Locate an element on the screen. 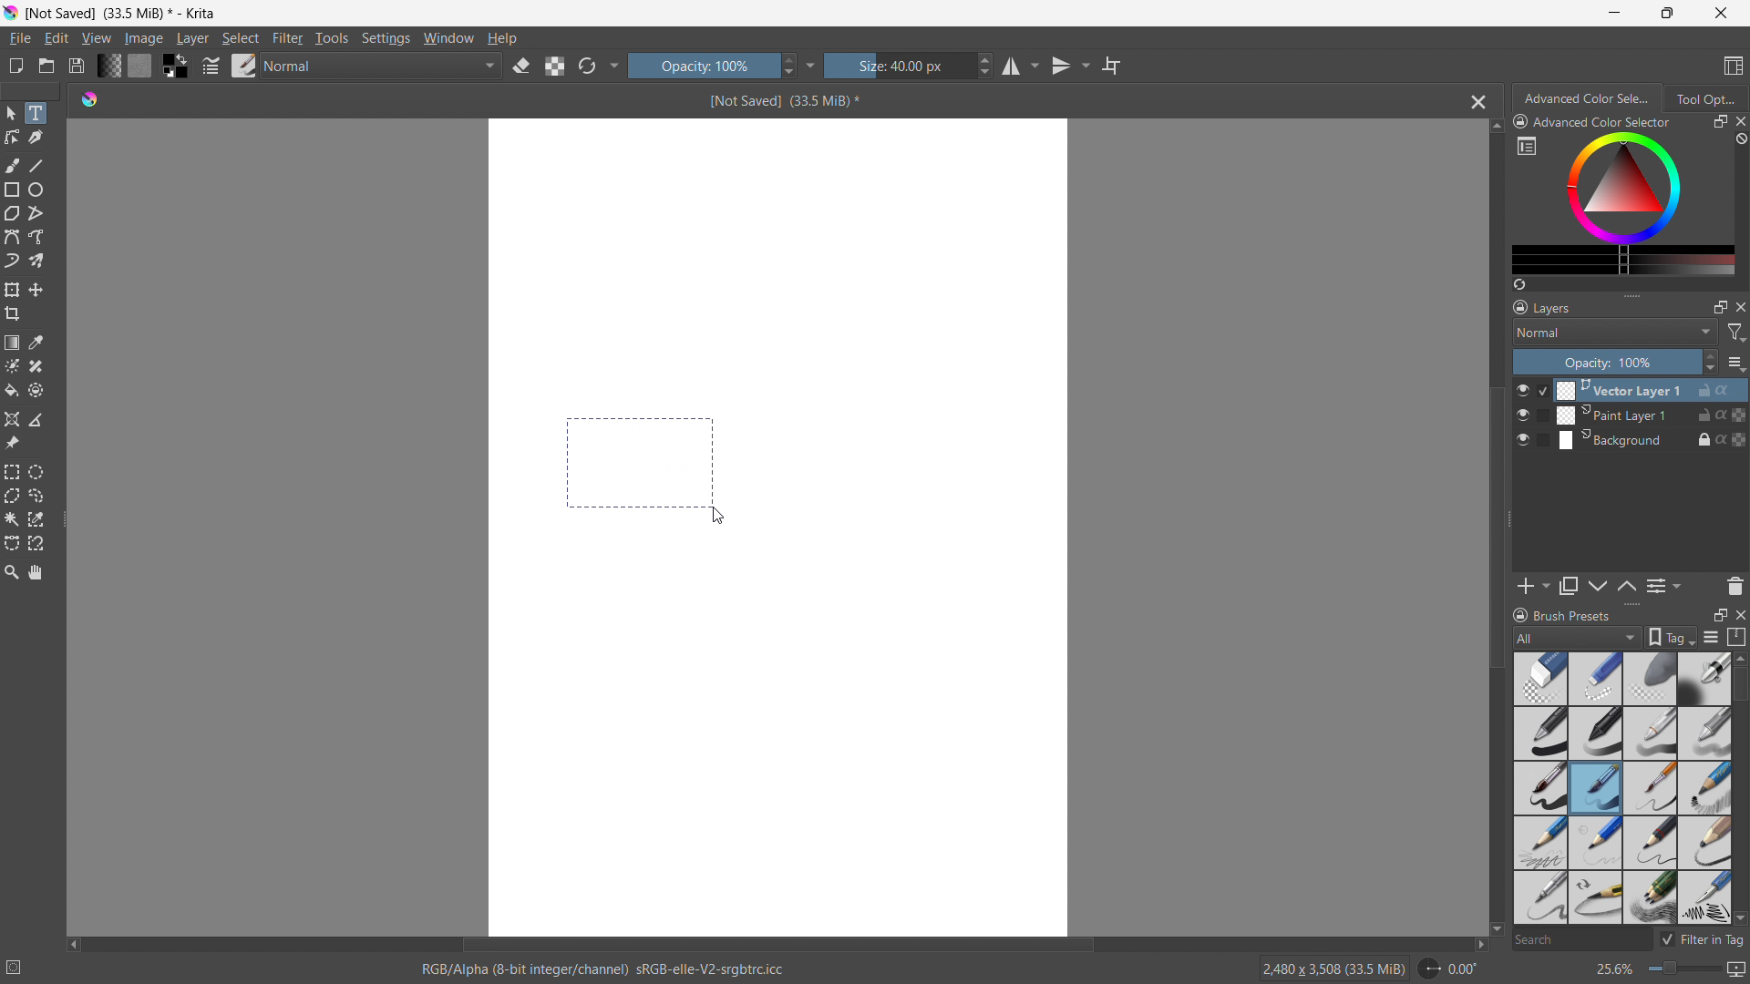  Paint Layer 1 is located at coordinates (1642, 415).